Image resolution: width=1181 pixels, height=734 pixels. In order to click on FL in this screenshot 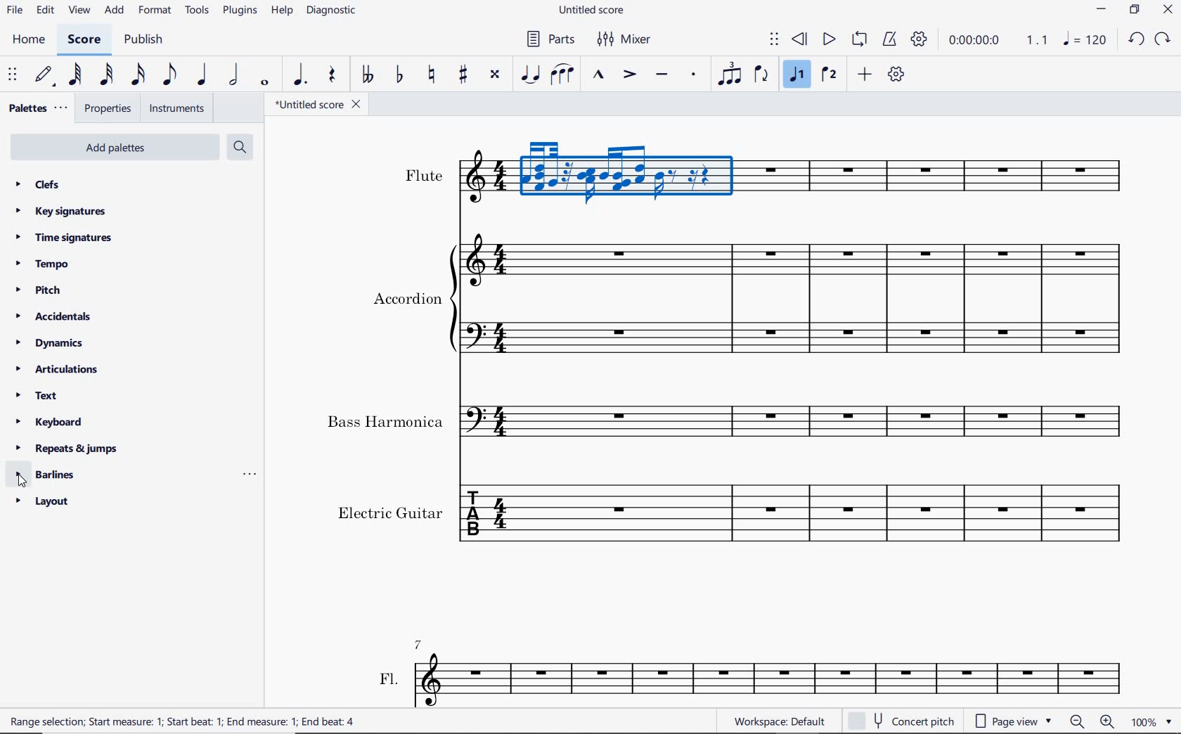, I will do `click(773, 679)`.